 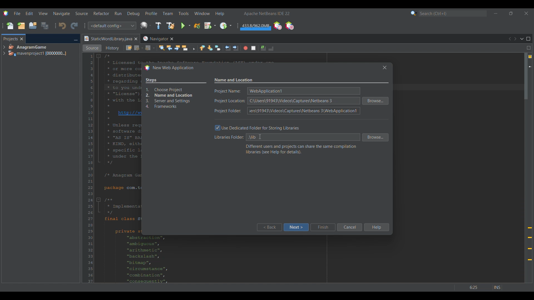 What do you see at coordinates (228, 138) in the screenshot?
I see `Indicates libraries folder textbox` at bounding box center [228, 138].